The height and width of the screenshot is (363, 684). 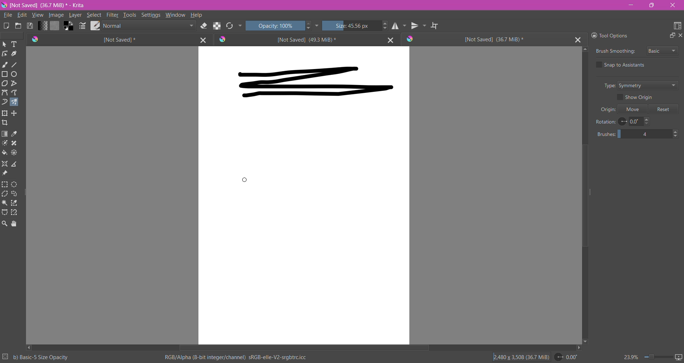 What do you see at coordinates (15, 74) in the screenshot?
I see `Ellipse Tool` at bounding box center [15, 74].